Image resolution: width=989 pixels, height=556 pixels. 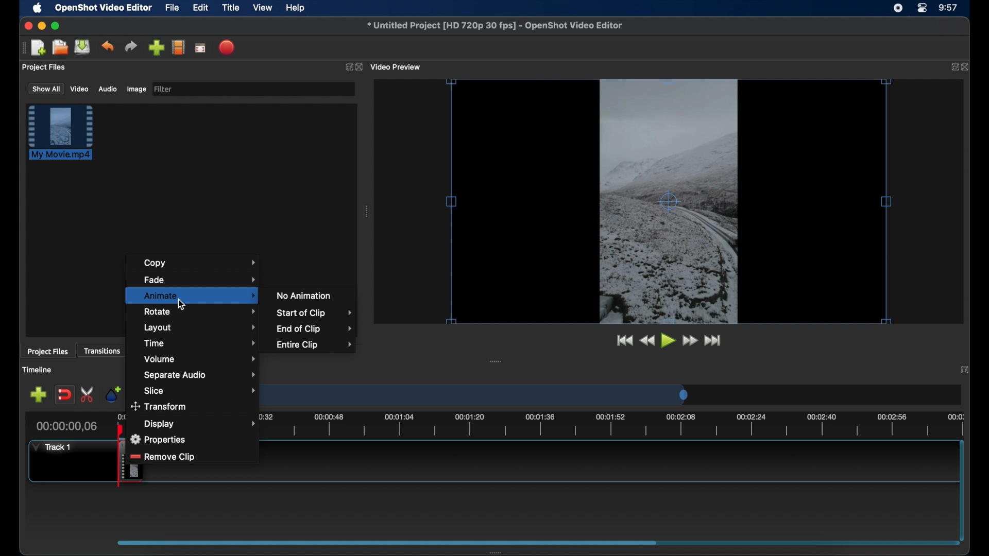 I want to click on file, so click(x=173, y=8).